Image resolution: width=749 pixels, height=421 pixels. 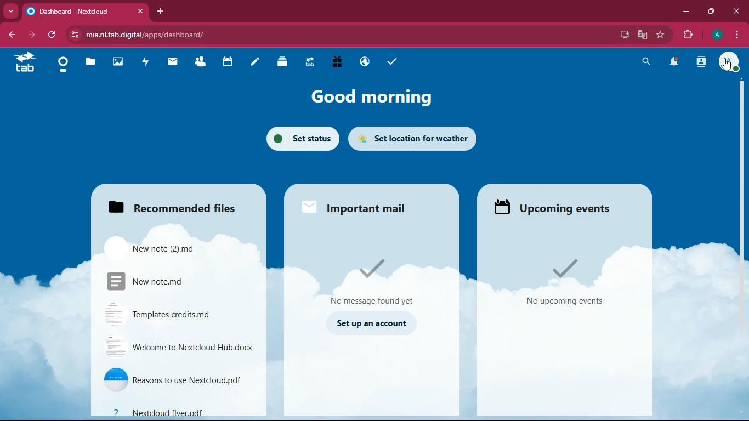 What do you see at coordinates (174, 380) in the screenshot?
I see `file` at bounding box center [174, 380].